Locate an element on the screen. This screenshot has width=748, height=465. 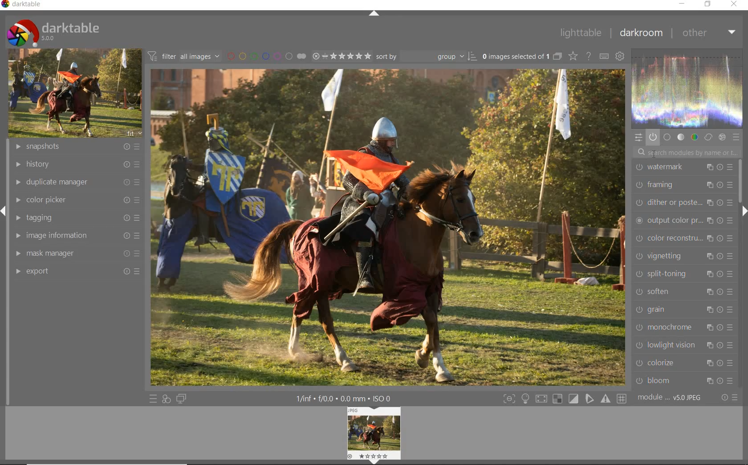
soften is located at coordinates (685, 292).